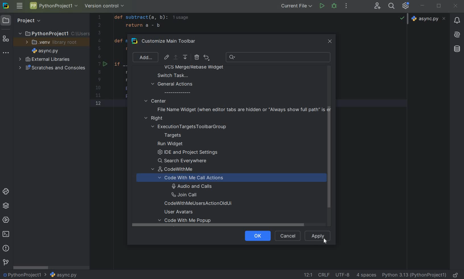 This screenshot has height=279, width=464. I want to click on PROJECT NAME, so click(25, 274).